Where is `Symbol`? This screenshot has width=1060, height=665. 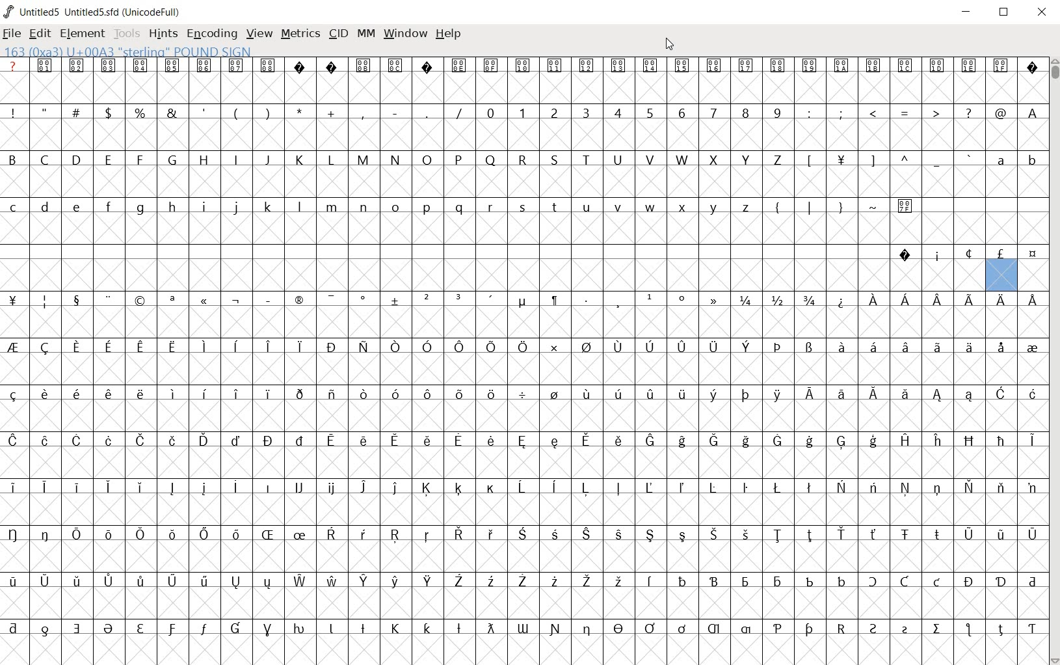
Symbol is located at coordinates (714, 396).